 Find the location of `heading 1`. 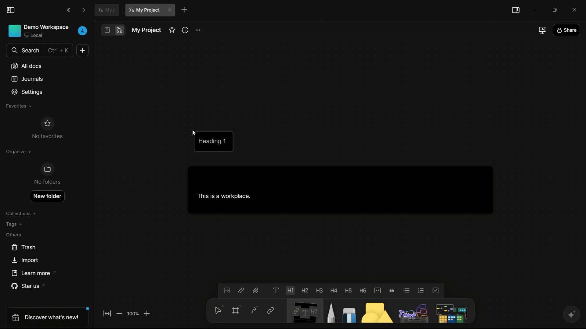

heading 1 is located at coordinates (214, 141).